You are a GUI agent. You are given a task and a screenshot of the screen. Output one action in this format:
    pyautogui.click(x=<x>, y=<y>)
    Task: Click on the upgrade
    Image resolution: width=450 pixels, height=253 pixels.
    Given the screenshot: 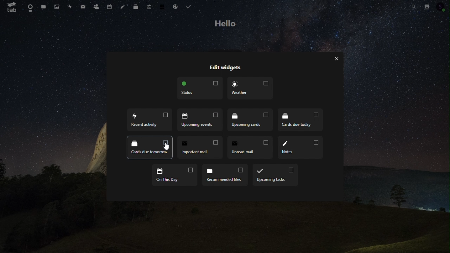 What is the action you would take?
    pyautogui.click(x=148, y=6)
    